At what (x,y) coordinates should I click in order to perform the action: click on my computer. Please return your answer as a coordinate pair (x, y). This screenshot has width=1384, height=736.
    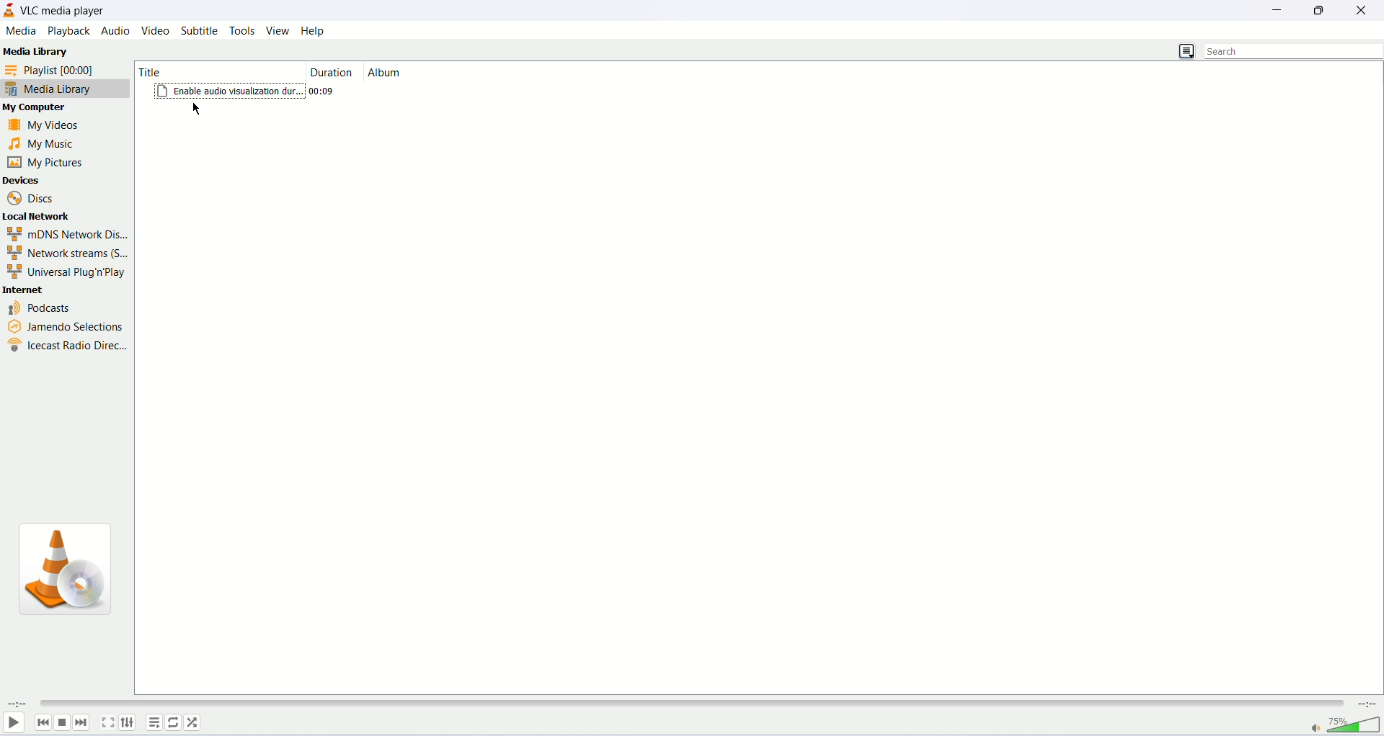
    Looking at the image, I should click on (47, 109).